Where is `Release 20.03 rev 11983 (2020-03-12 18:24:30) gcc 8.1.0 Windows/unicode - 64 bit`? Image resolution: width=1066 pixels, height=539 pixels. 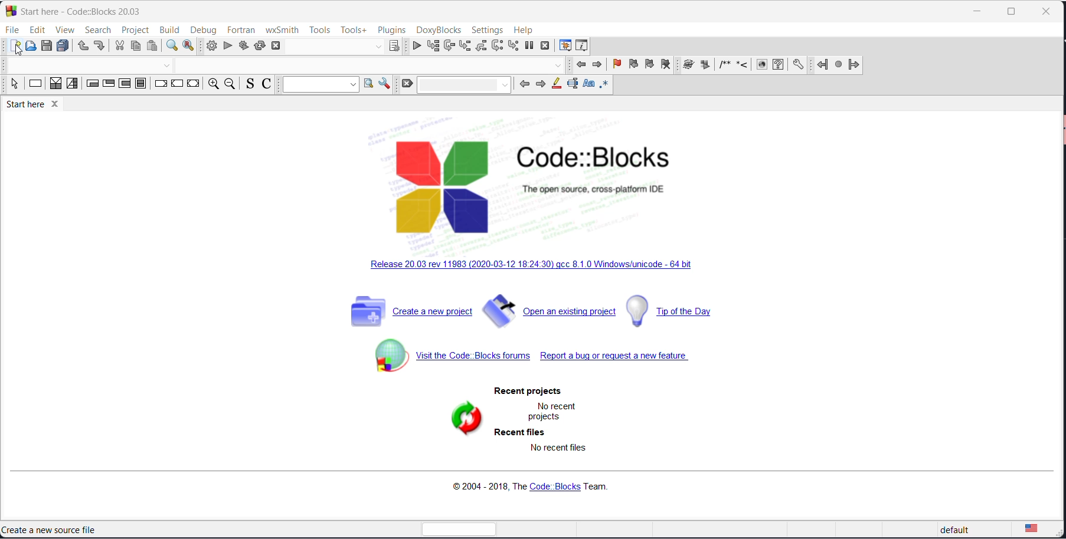 Release 20.03 rev 11983 (2020-03-12 18:24:30) gcc 8.1.0 Windows/unicode - 64 bit is located at coordinates (535, 266).